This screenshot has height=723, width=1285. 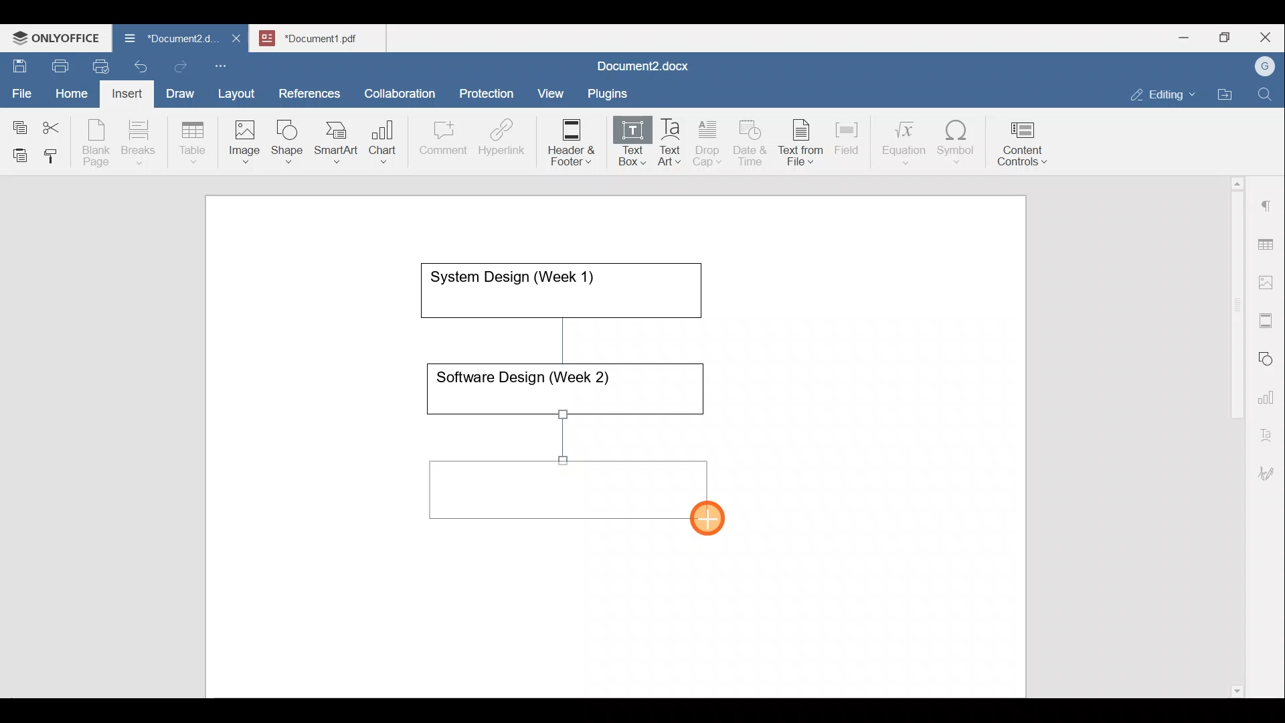 What do you see at coordinates (237, 39) in the screenshot?
I see `Close document` at bounding box center [237, 39].